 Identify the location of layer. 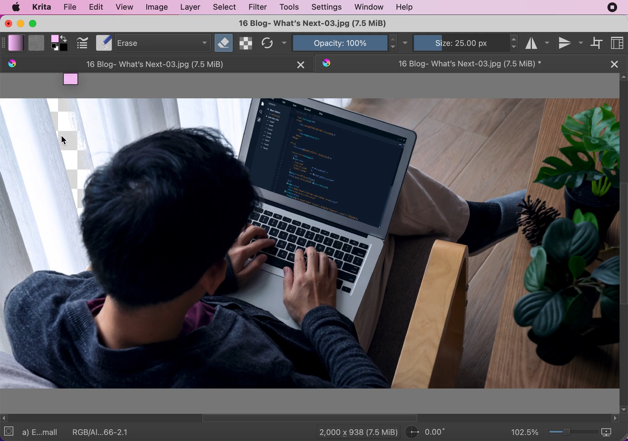
(191, 8).